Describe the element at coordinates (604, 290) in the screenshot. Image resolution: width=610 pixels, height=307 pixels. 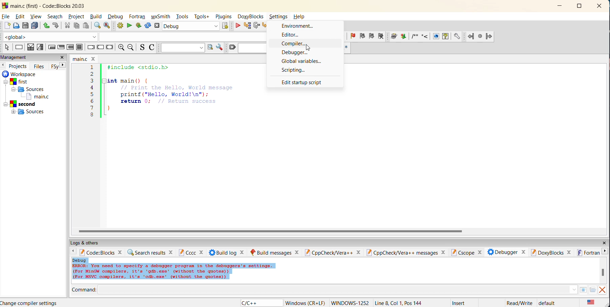
I see `close output window` at that location.